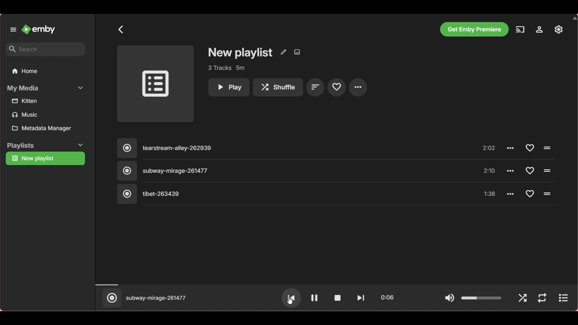 The image size is (578, 325). Describe the element at coordinates (155, 84) in the screenshot. I see `Click to play entire playlist` at that location.